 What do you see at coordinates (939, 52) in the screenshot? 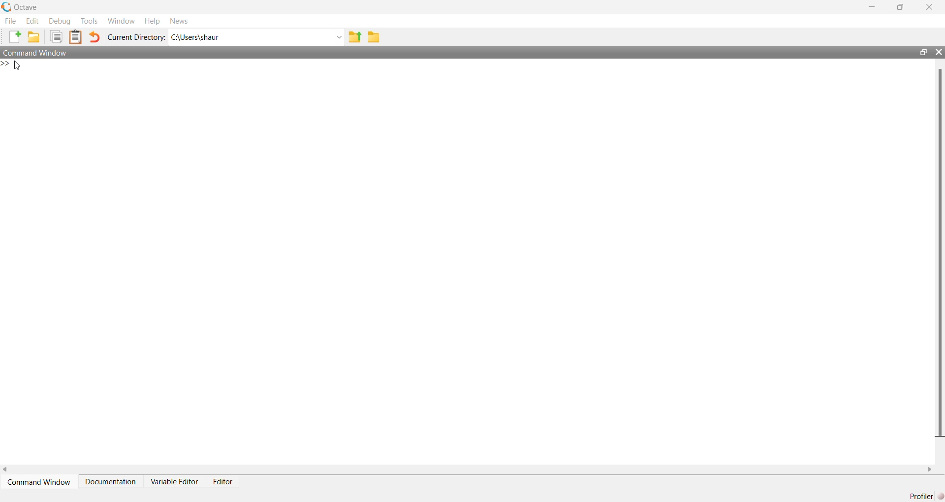
I see `close` at bounding box center [939, 52].